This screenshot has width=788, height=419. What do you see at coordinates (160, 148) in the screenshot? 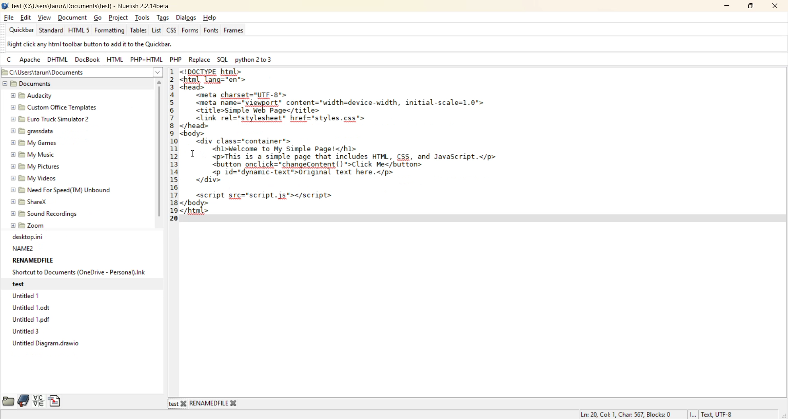
I see `vertical scroll bar` at bounding box center [160, 148].